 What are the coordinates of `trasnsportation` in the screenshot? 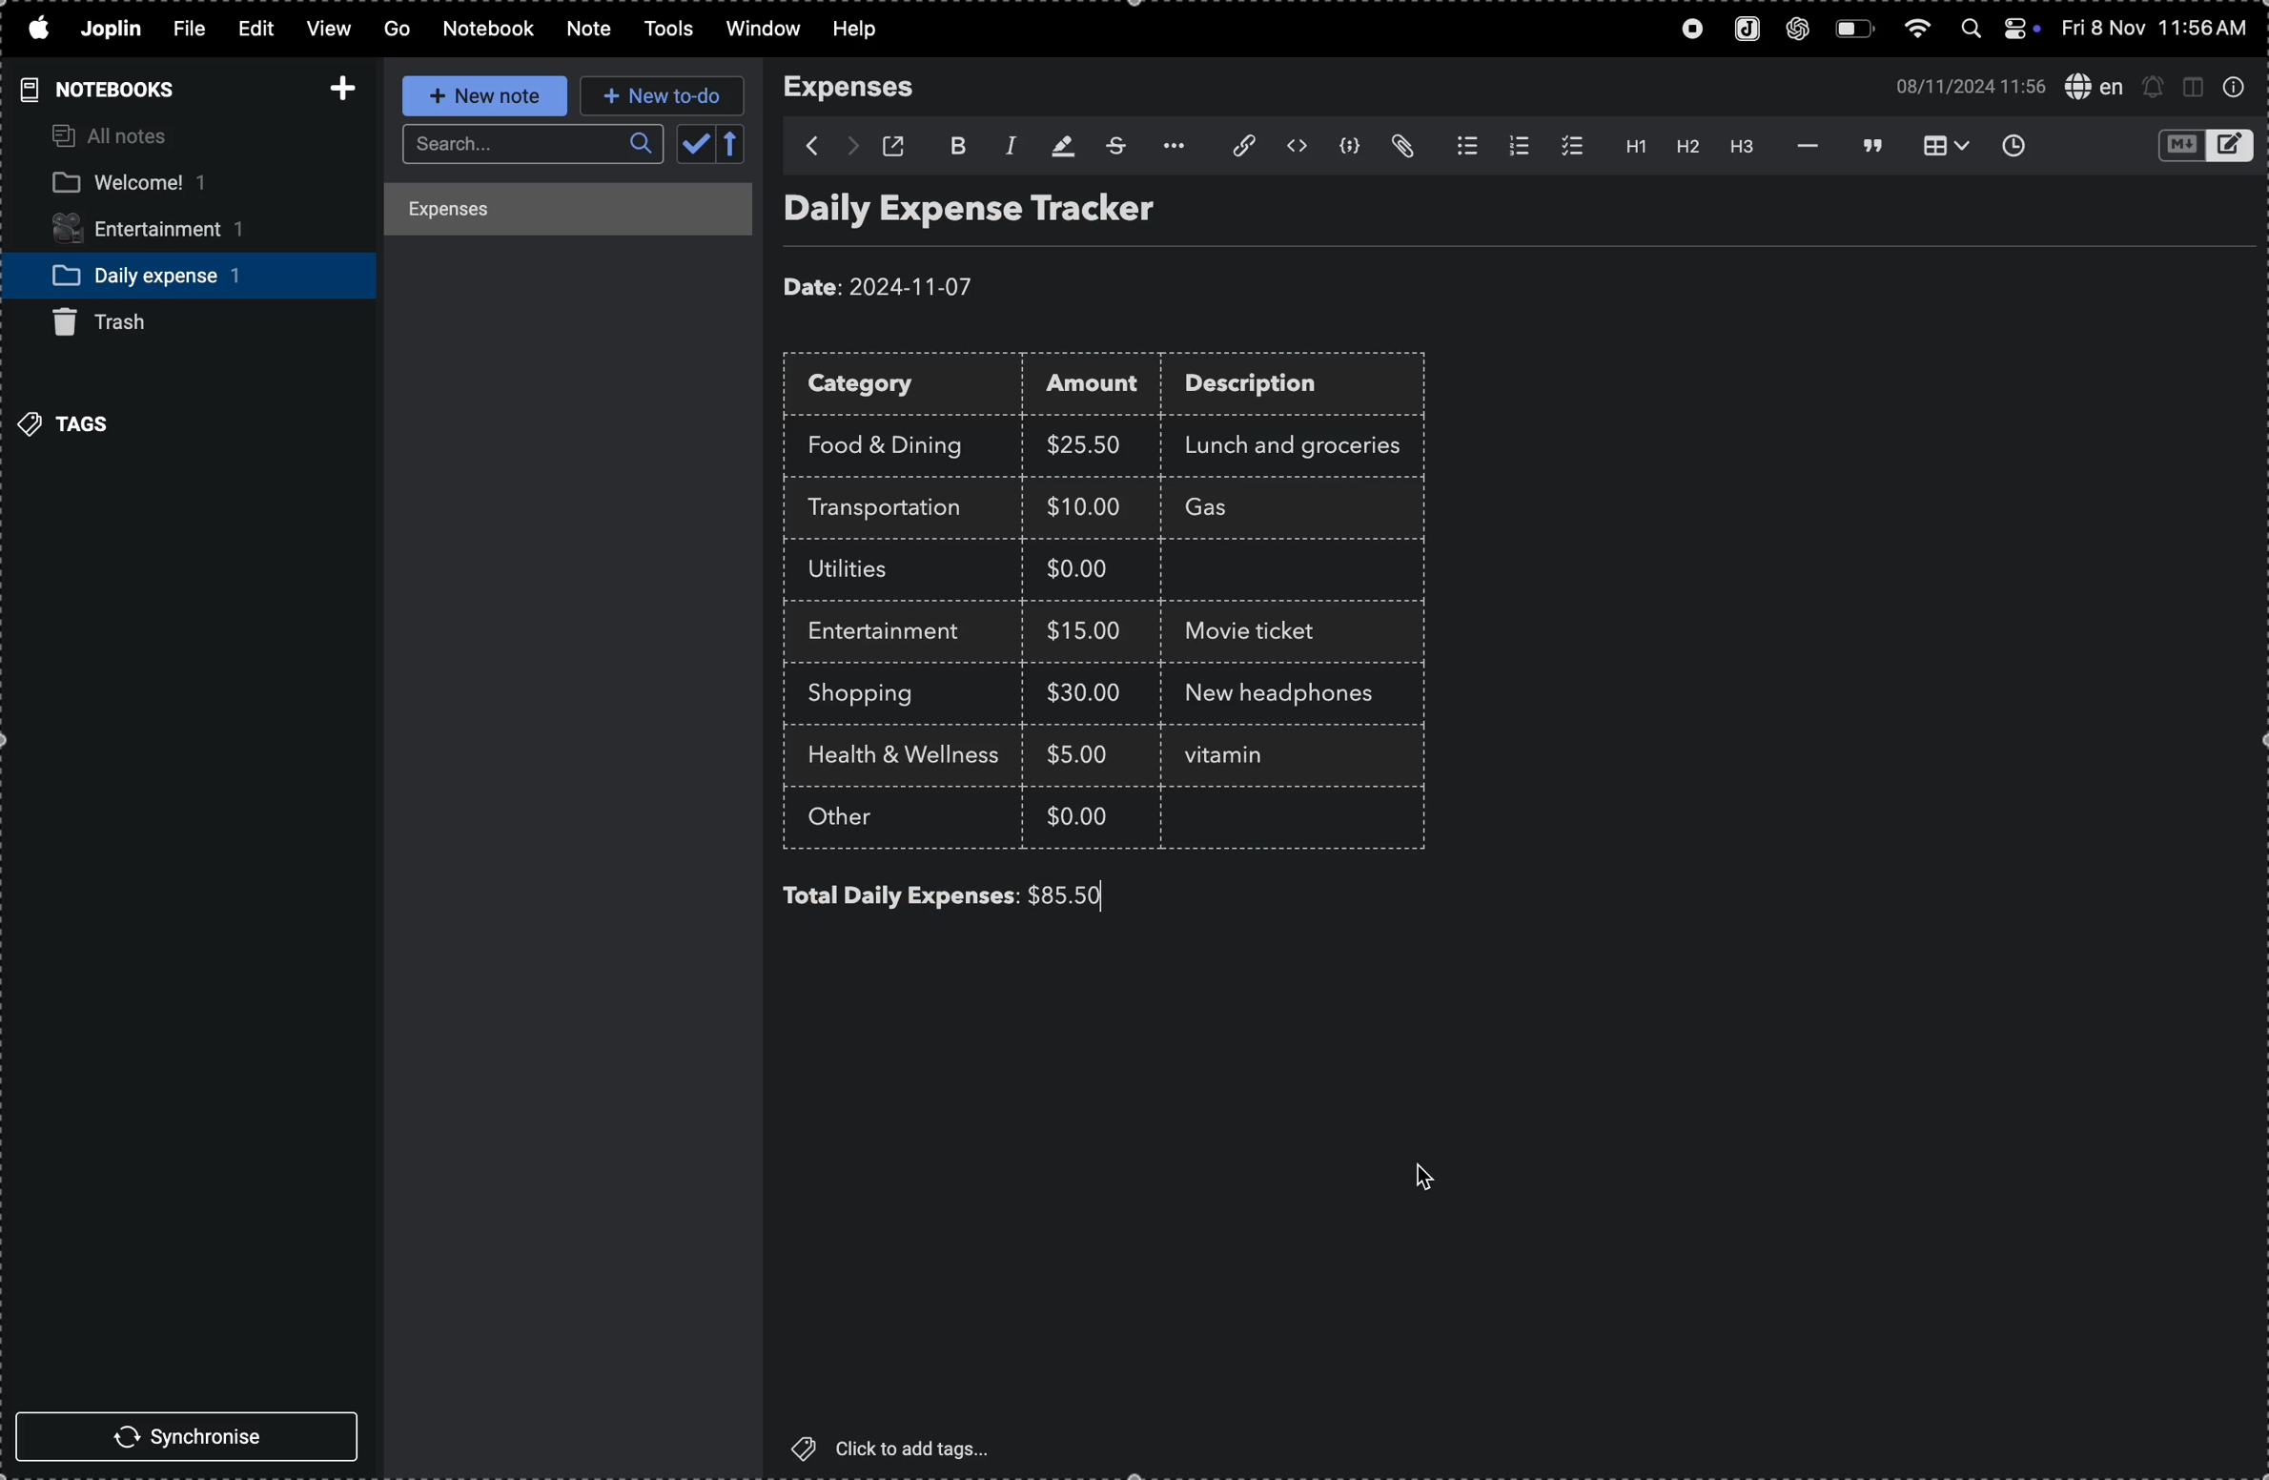 It's located at (895, 508).